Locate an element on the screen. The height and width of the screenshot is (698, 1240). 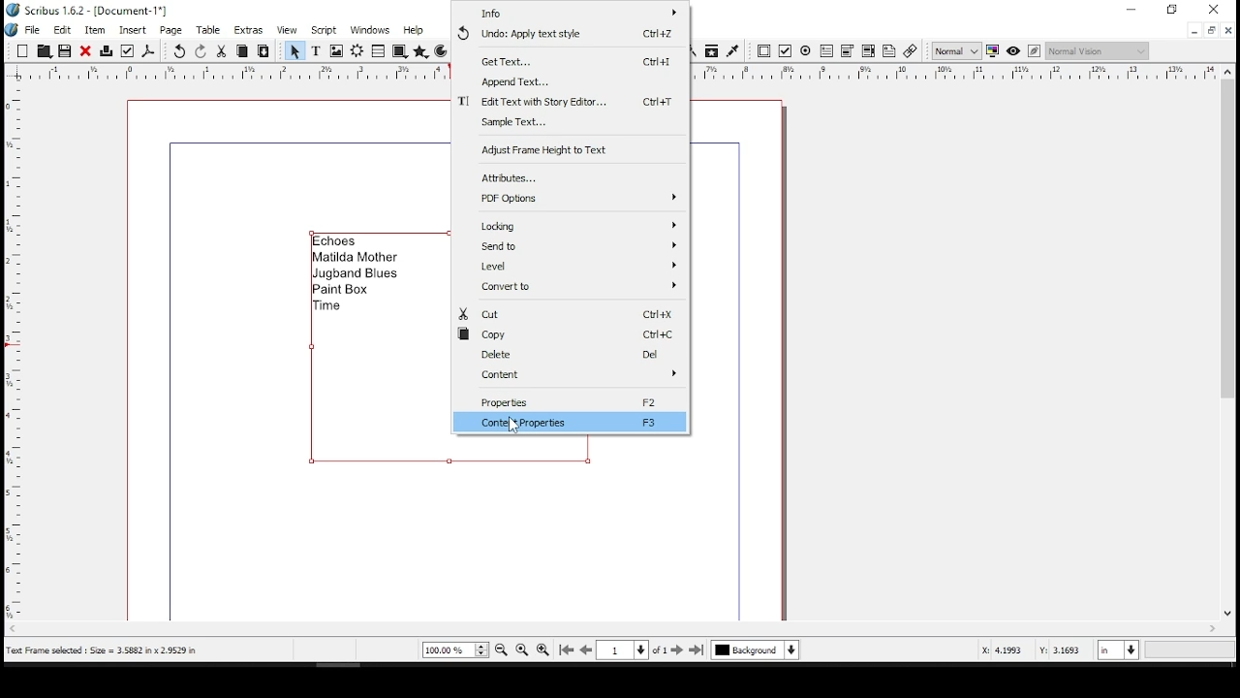
content is located at coordinates (573, 375).